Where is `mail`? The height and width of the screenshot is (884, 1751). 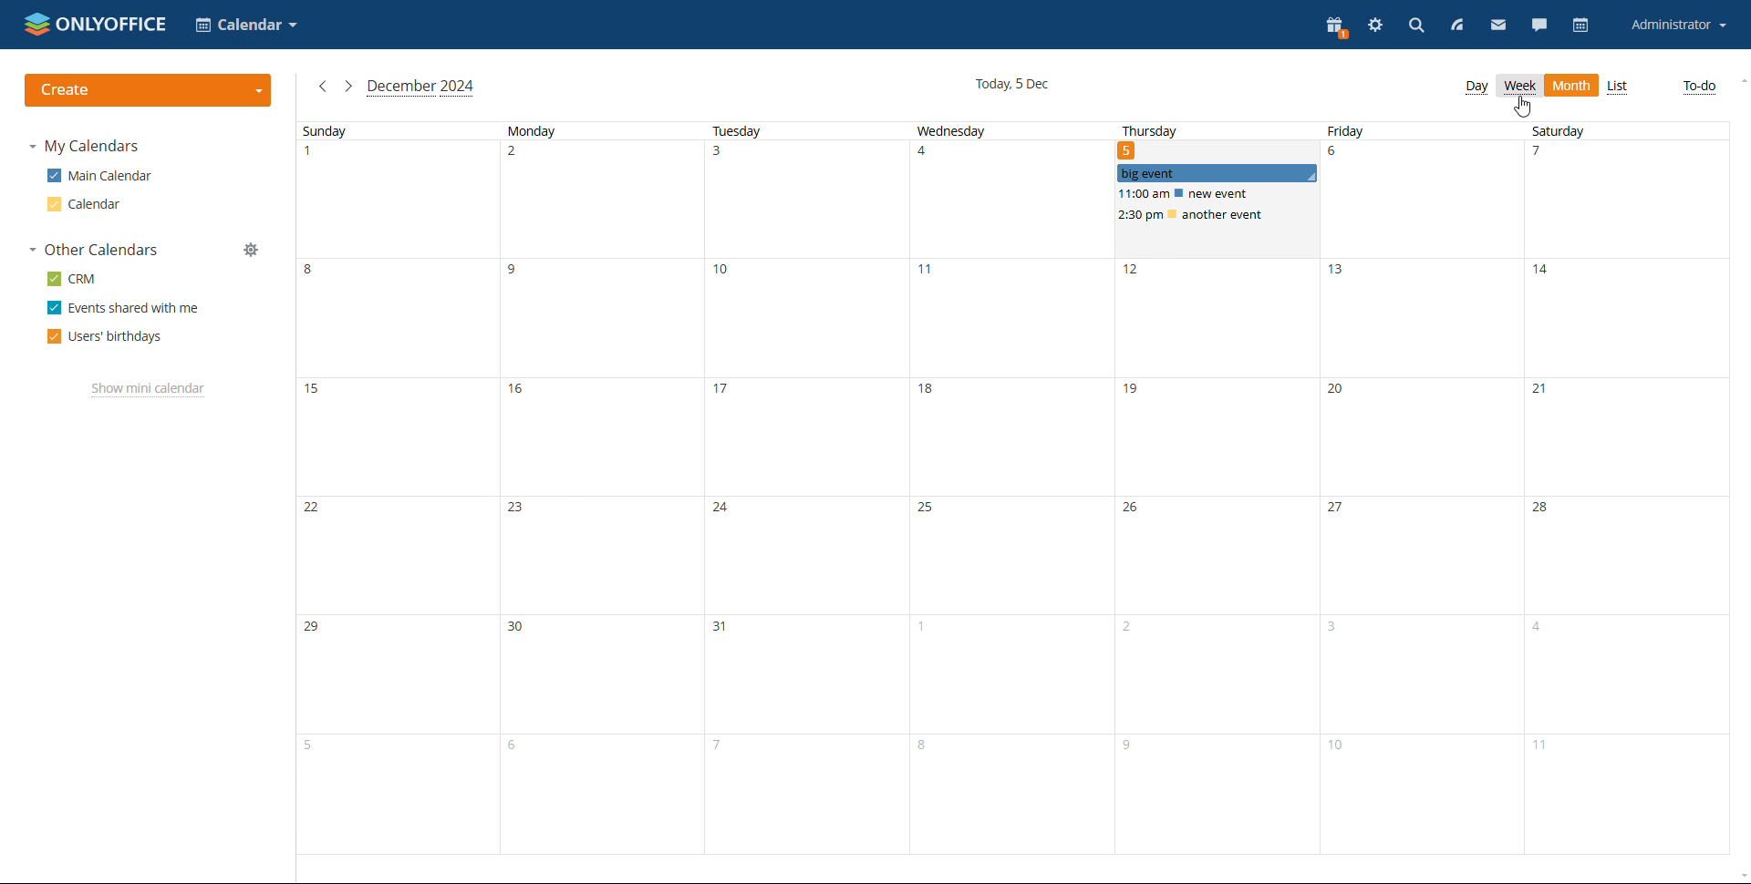
mail is located at coordinates (1497, 25).